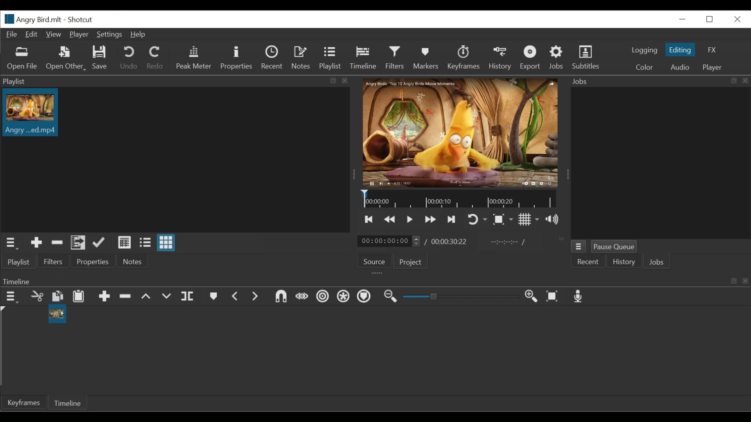 The image size is (751, 422). What do you see at coordinates (452, 219) in the screenshot?
I see `Skip to the next point` at bounding box center [452, 219].